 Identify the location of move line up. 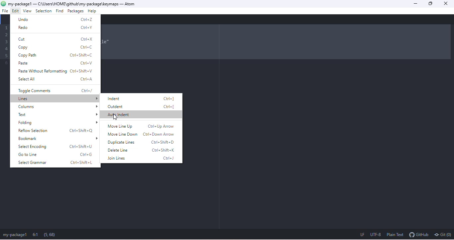
(143, 125).